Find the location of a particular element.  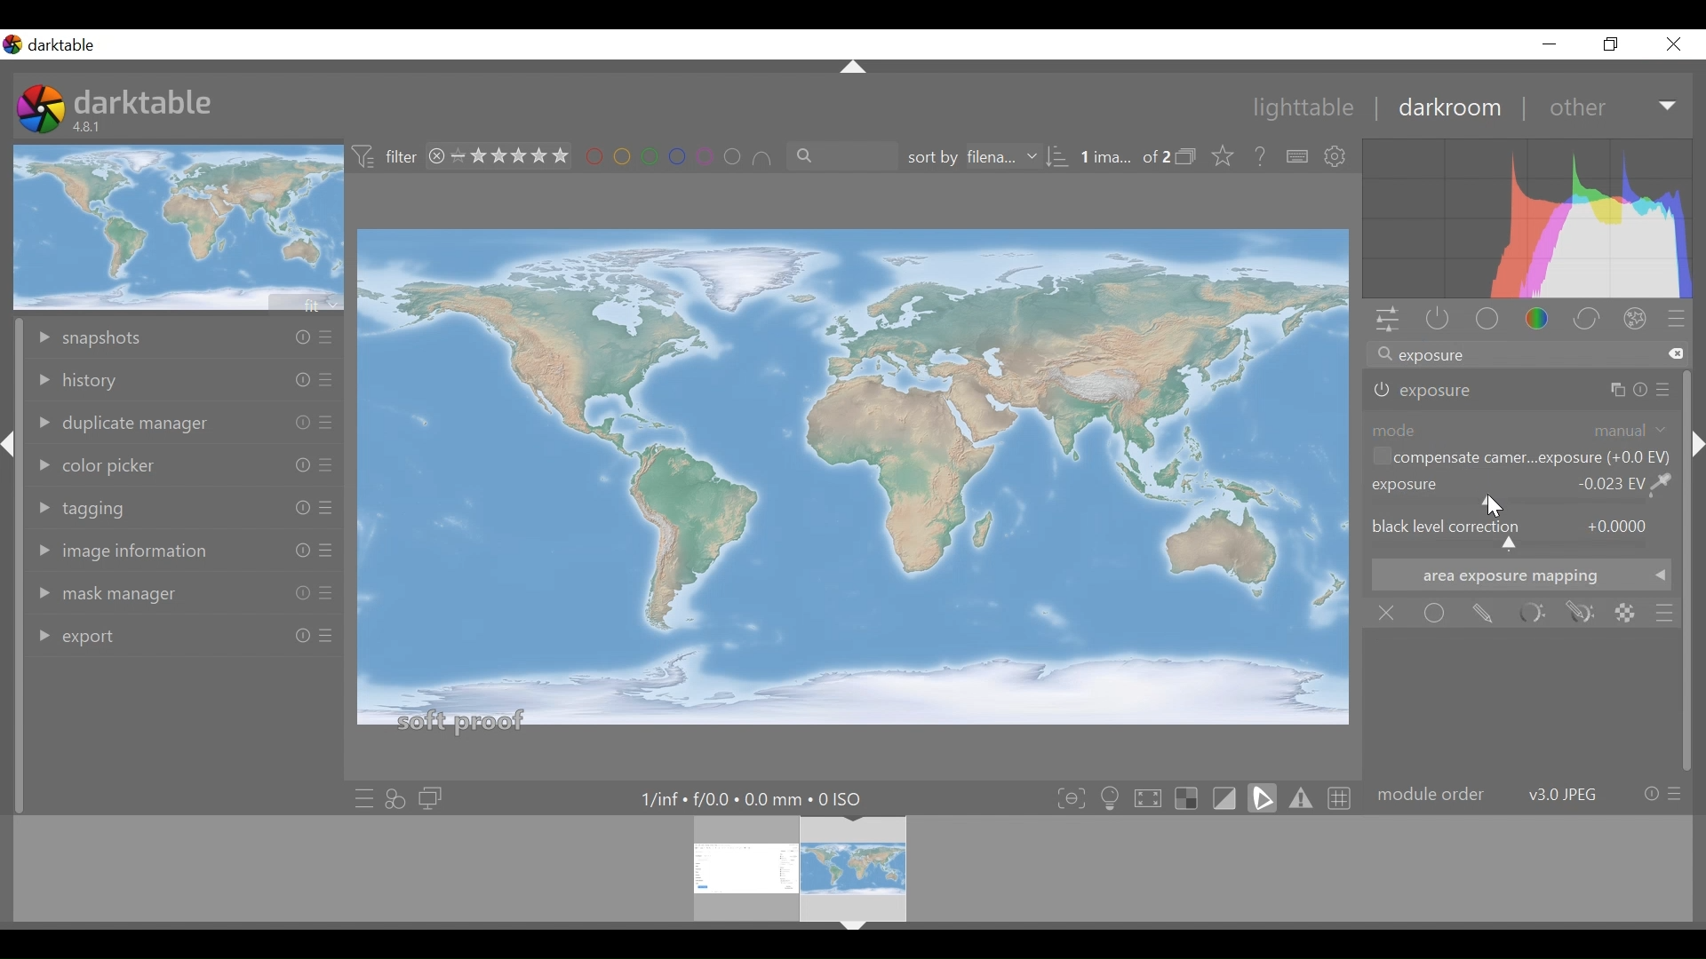

toggle indication of raw overexposure is located at coordinates (1192, 797).